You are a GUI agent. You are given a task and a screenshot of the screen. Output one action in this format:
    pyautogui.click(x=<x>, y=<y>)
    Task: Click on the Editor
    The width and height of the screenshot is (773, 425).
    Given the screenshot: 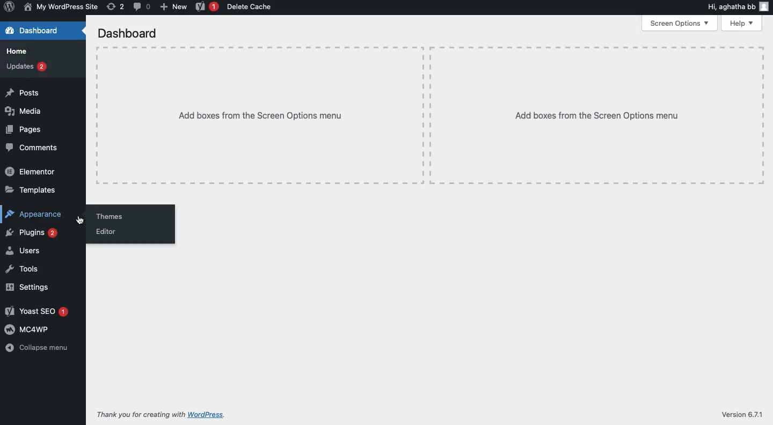 What is the action you would take?
    pyautogui.click(x=106, y=231)
    